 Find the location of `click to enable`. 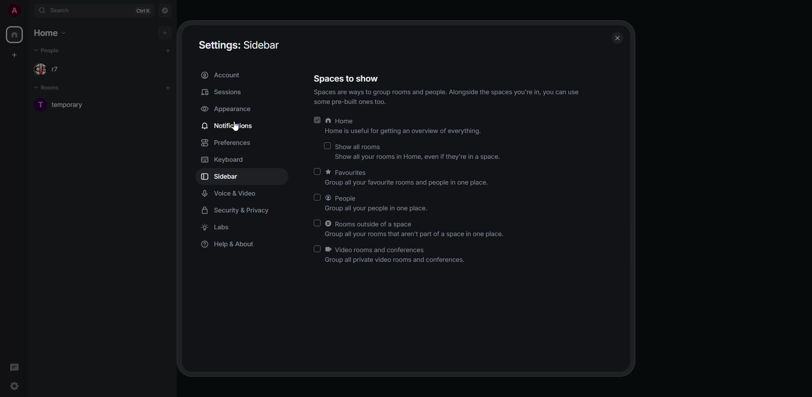

click to enable is located at coordinates (328, 146).